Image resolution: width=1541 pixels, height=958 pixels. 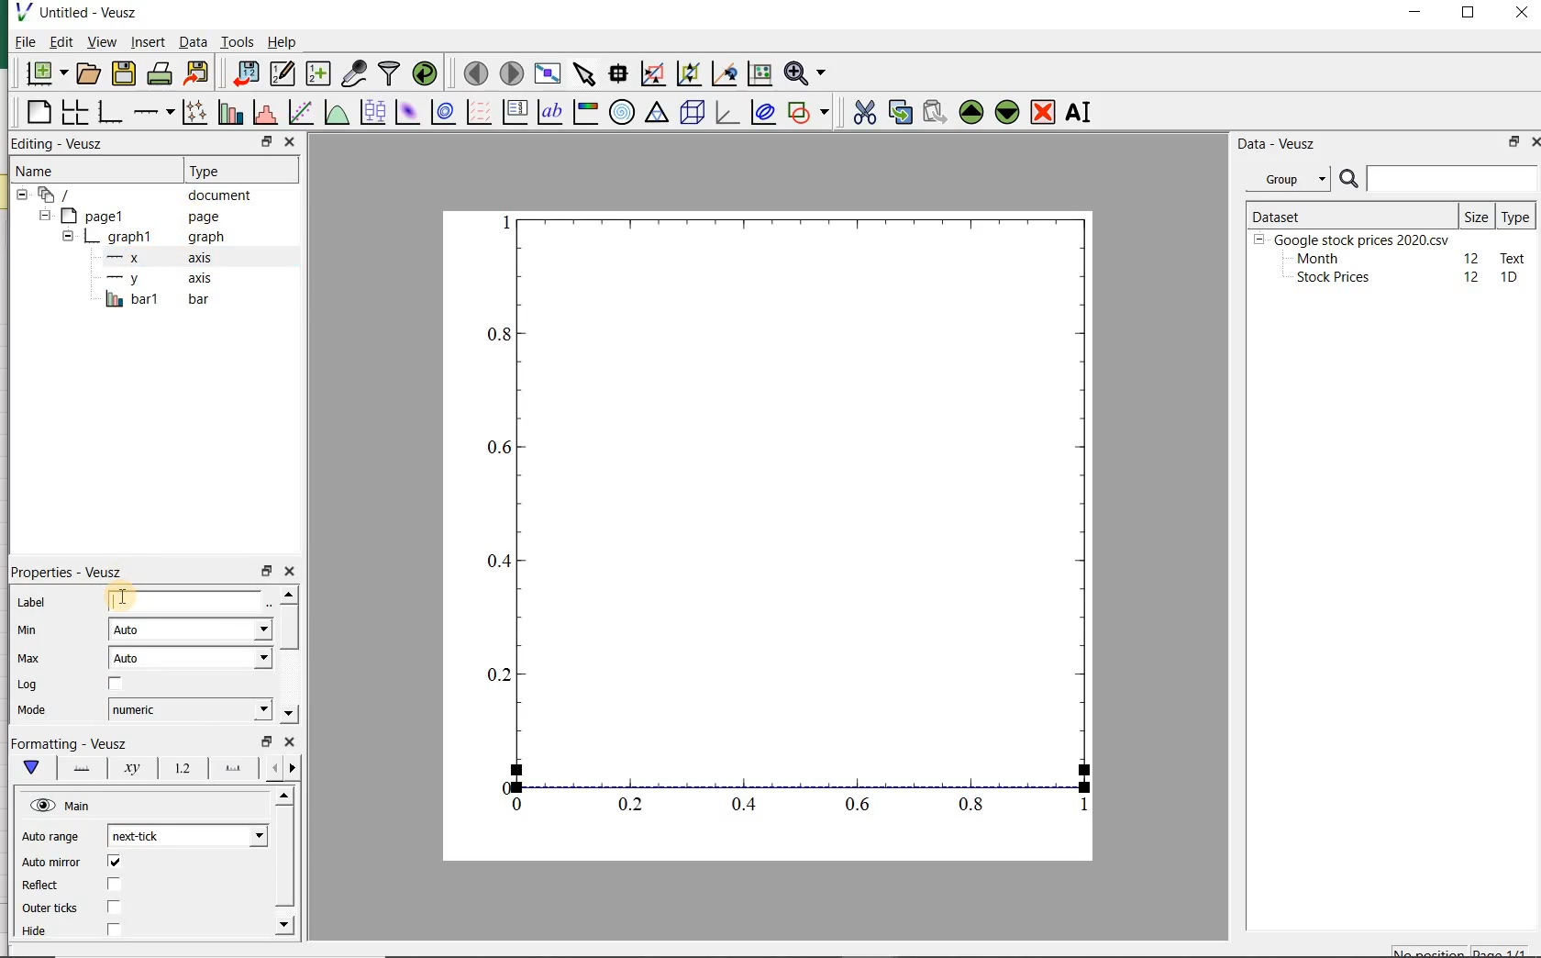 I want to click on check/uncheck, so click(x=113, y=885).